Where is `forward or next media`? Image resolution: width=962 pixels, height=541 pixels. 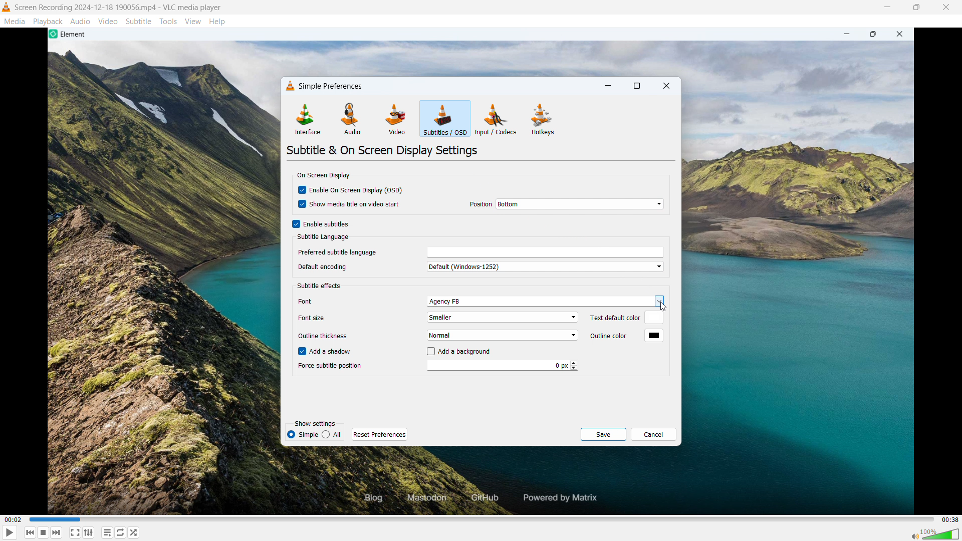 forward or next media is located at coordinates (56, 532).